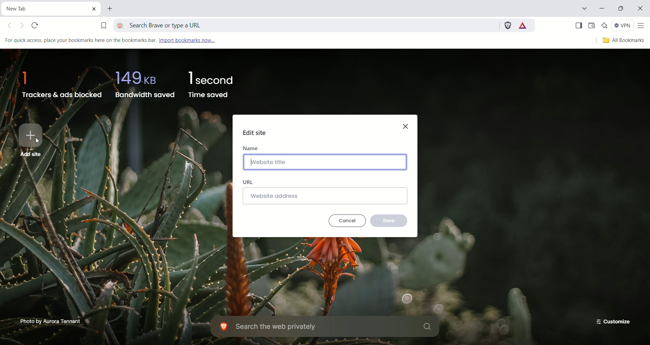 This screenshot has width=650, height=345. Describe the element at coordinates (584, 9) in the screenshot. I see `search tabs` at that location.